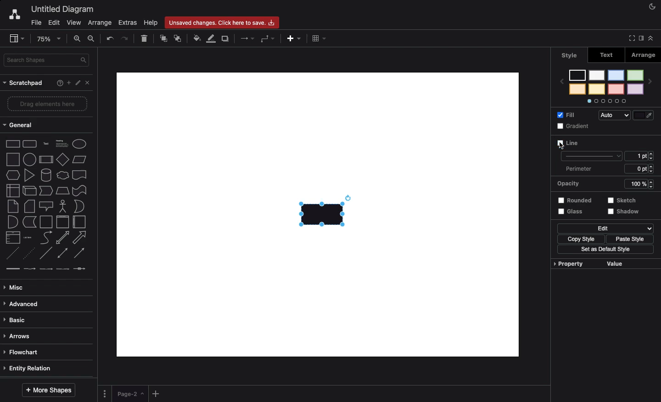  I want to click on internal storage, so click(11, 191).